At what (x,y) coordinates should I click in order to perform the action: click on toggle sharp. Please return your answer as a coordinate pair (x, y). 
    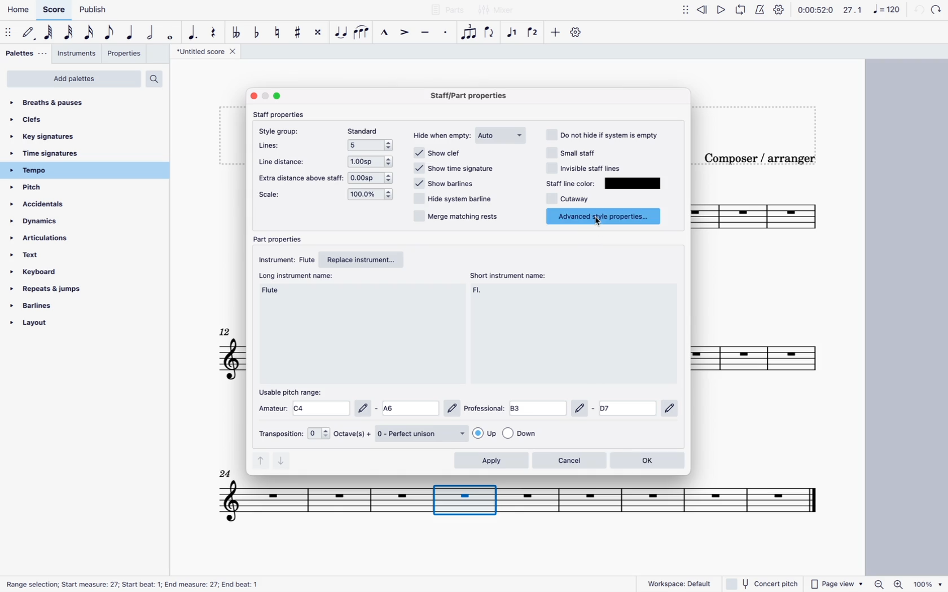
    Looking at the image, I should click on (297, 34).